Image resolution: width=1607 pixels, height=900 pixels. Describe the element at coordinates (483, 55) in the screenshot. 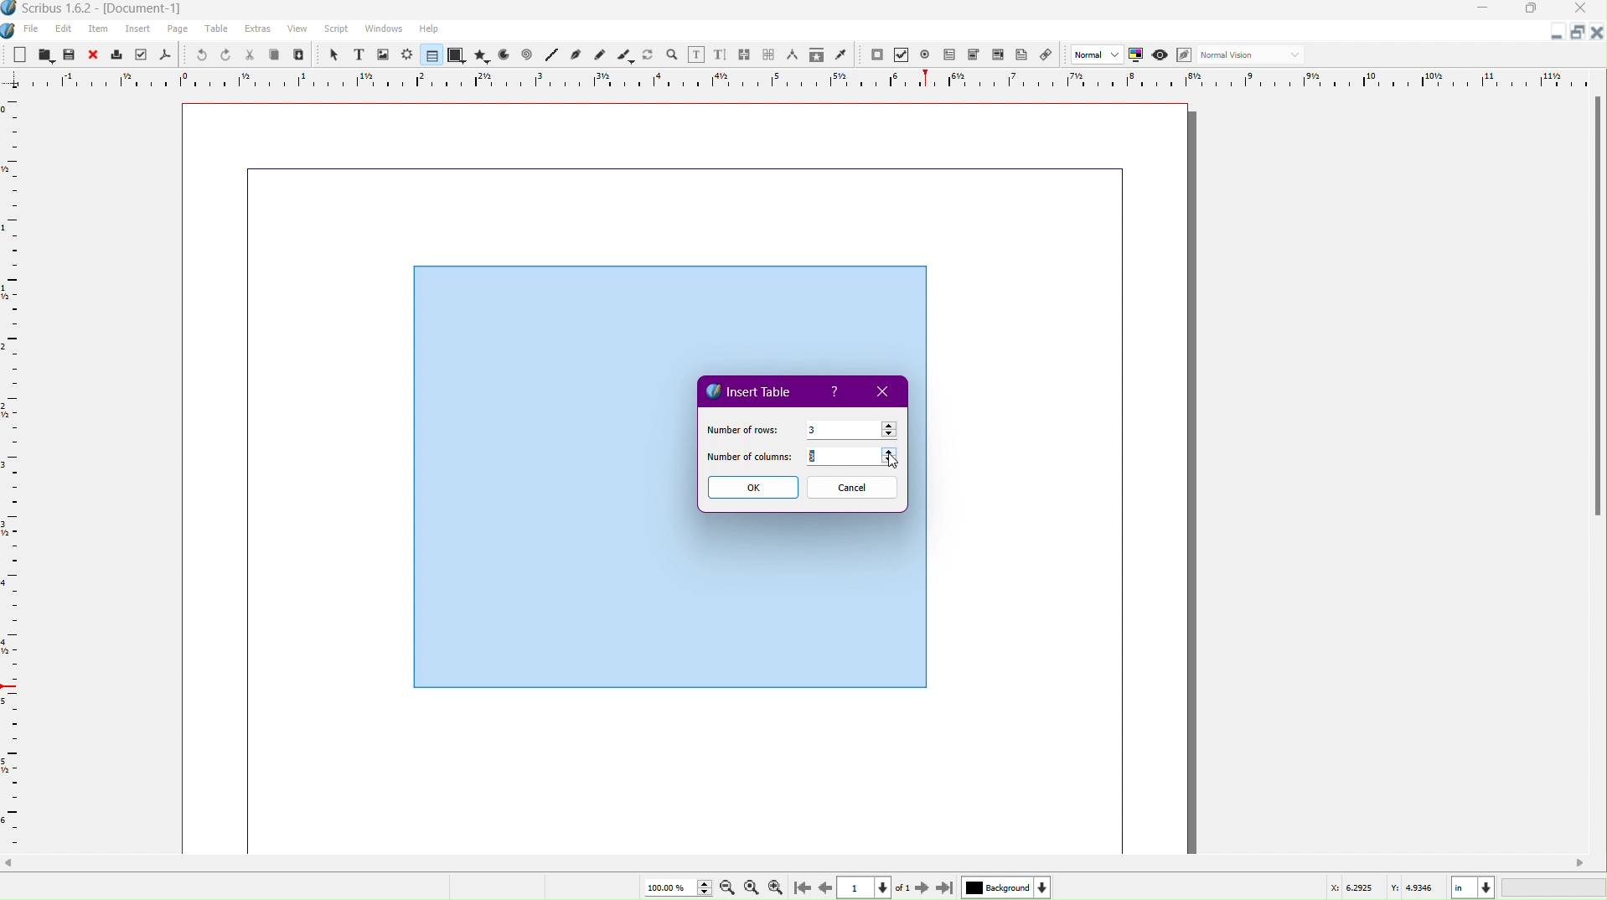

I see `Polygon` at that location.